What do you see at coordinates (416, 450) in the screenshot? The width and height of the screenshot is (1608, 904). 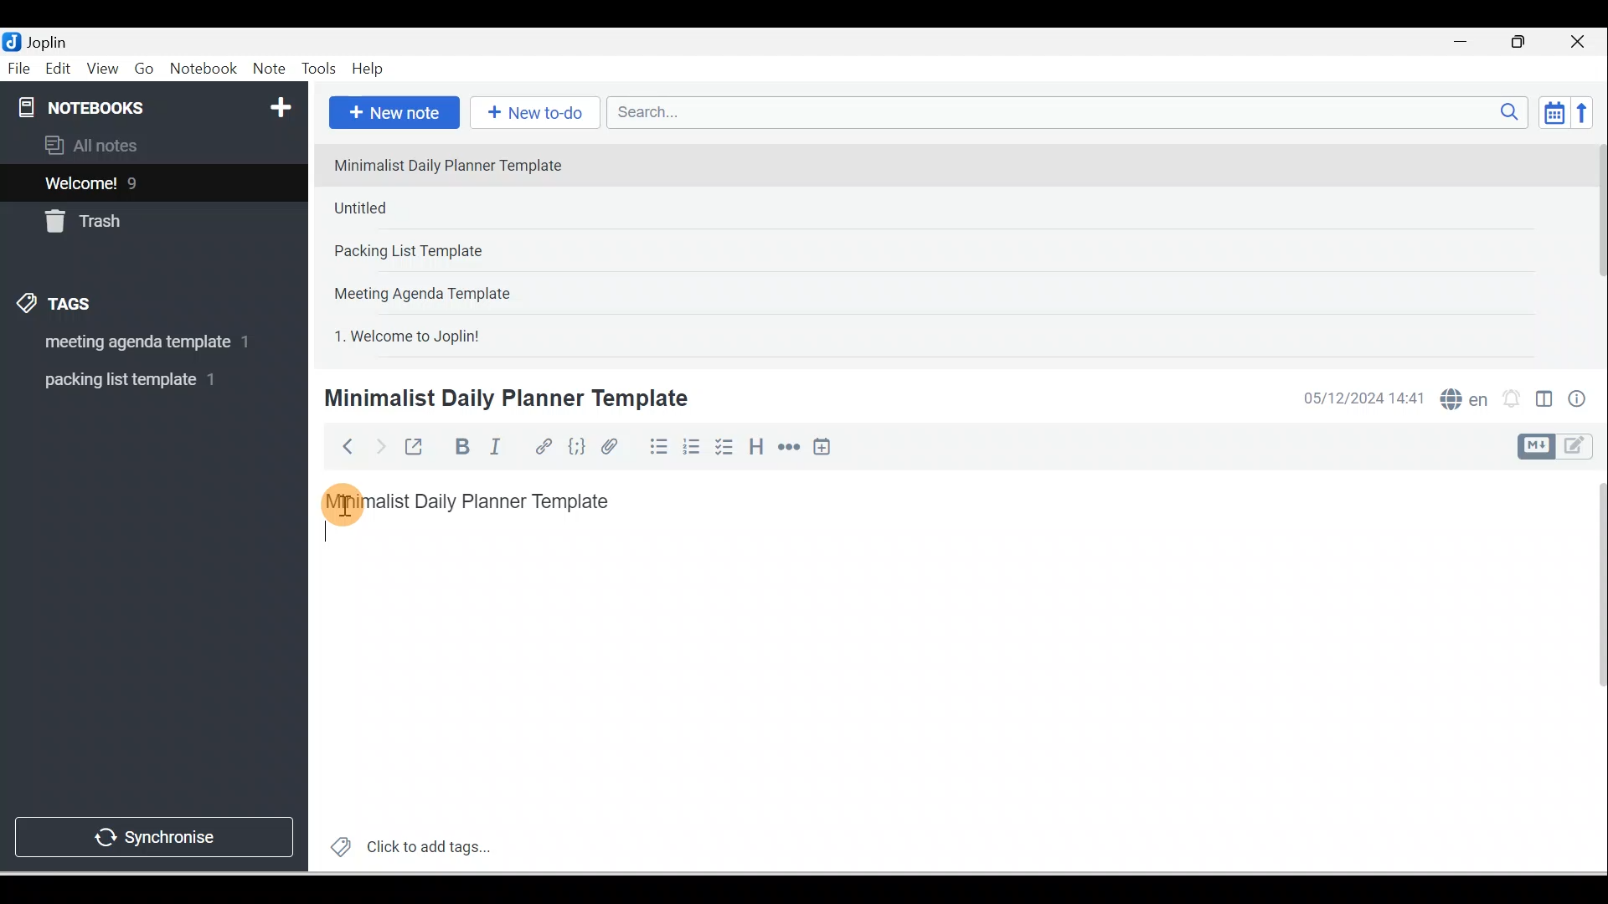 I see `Toggle external editing` at bounding box center [416, 450].